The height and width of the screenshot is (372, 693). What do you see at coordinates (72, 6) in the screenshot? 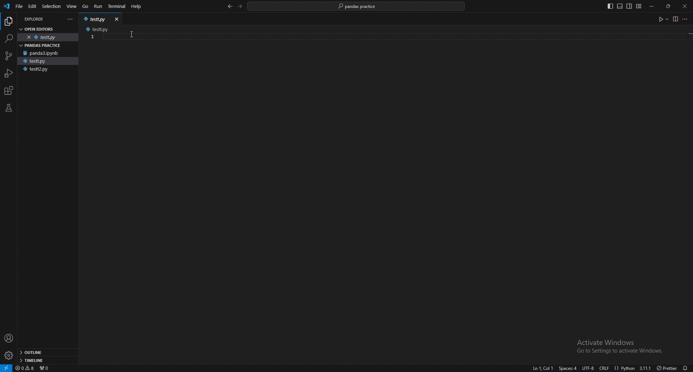
I see `view` at bounding box center [72, 6].